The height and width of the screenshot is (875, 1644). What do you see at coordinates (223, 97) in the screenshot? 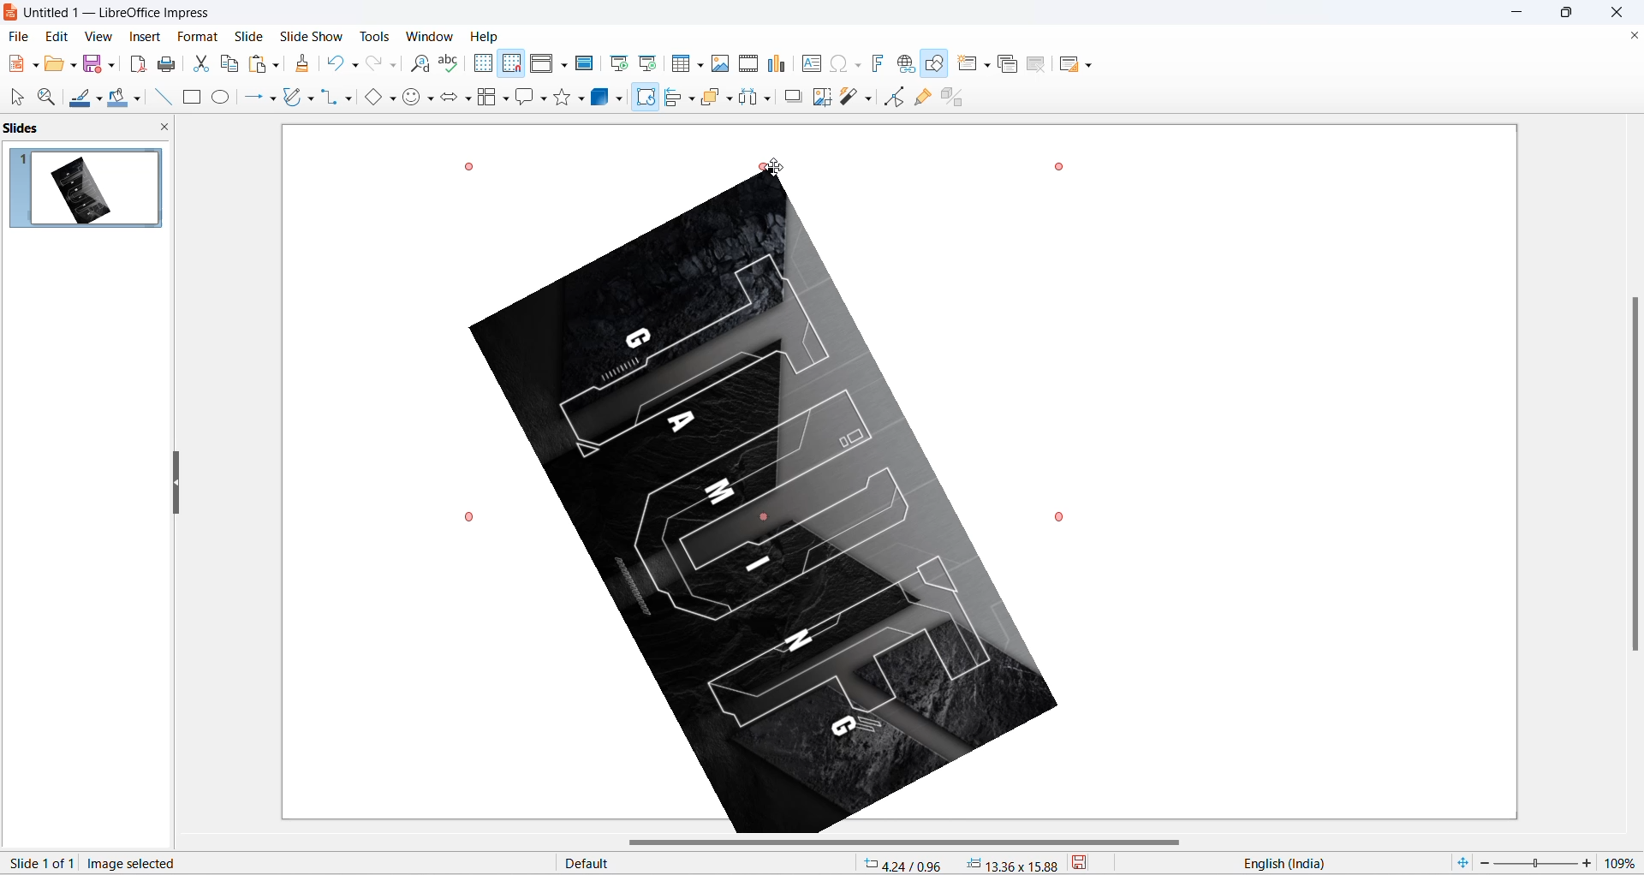
I see `ellipse` at bounding box center [223, 97].